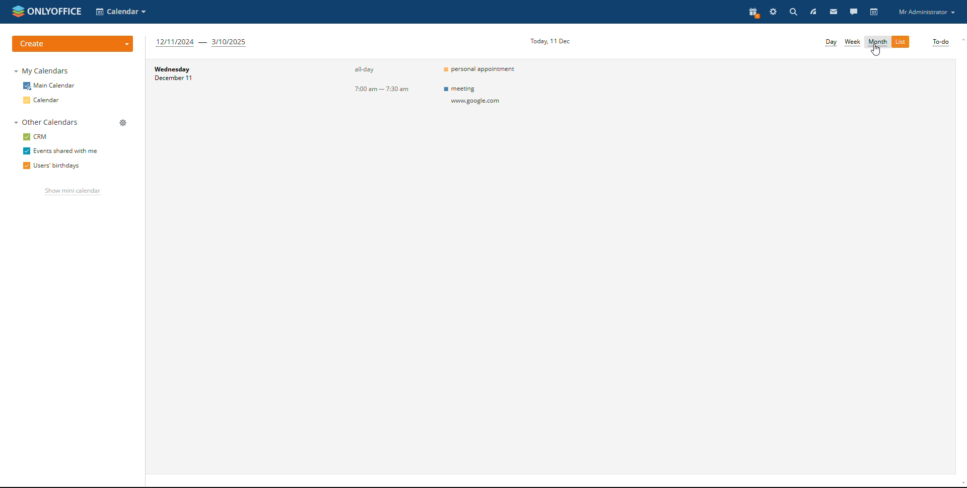 This screenshot has height=488, width=967. Describe the element at coordinates (47, 12) in the screenshot. I see `logo` at that location.